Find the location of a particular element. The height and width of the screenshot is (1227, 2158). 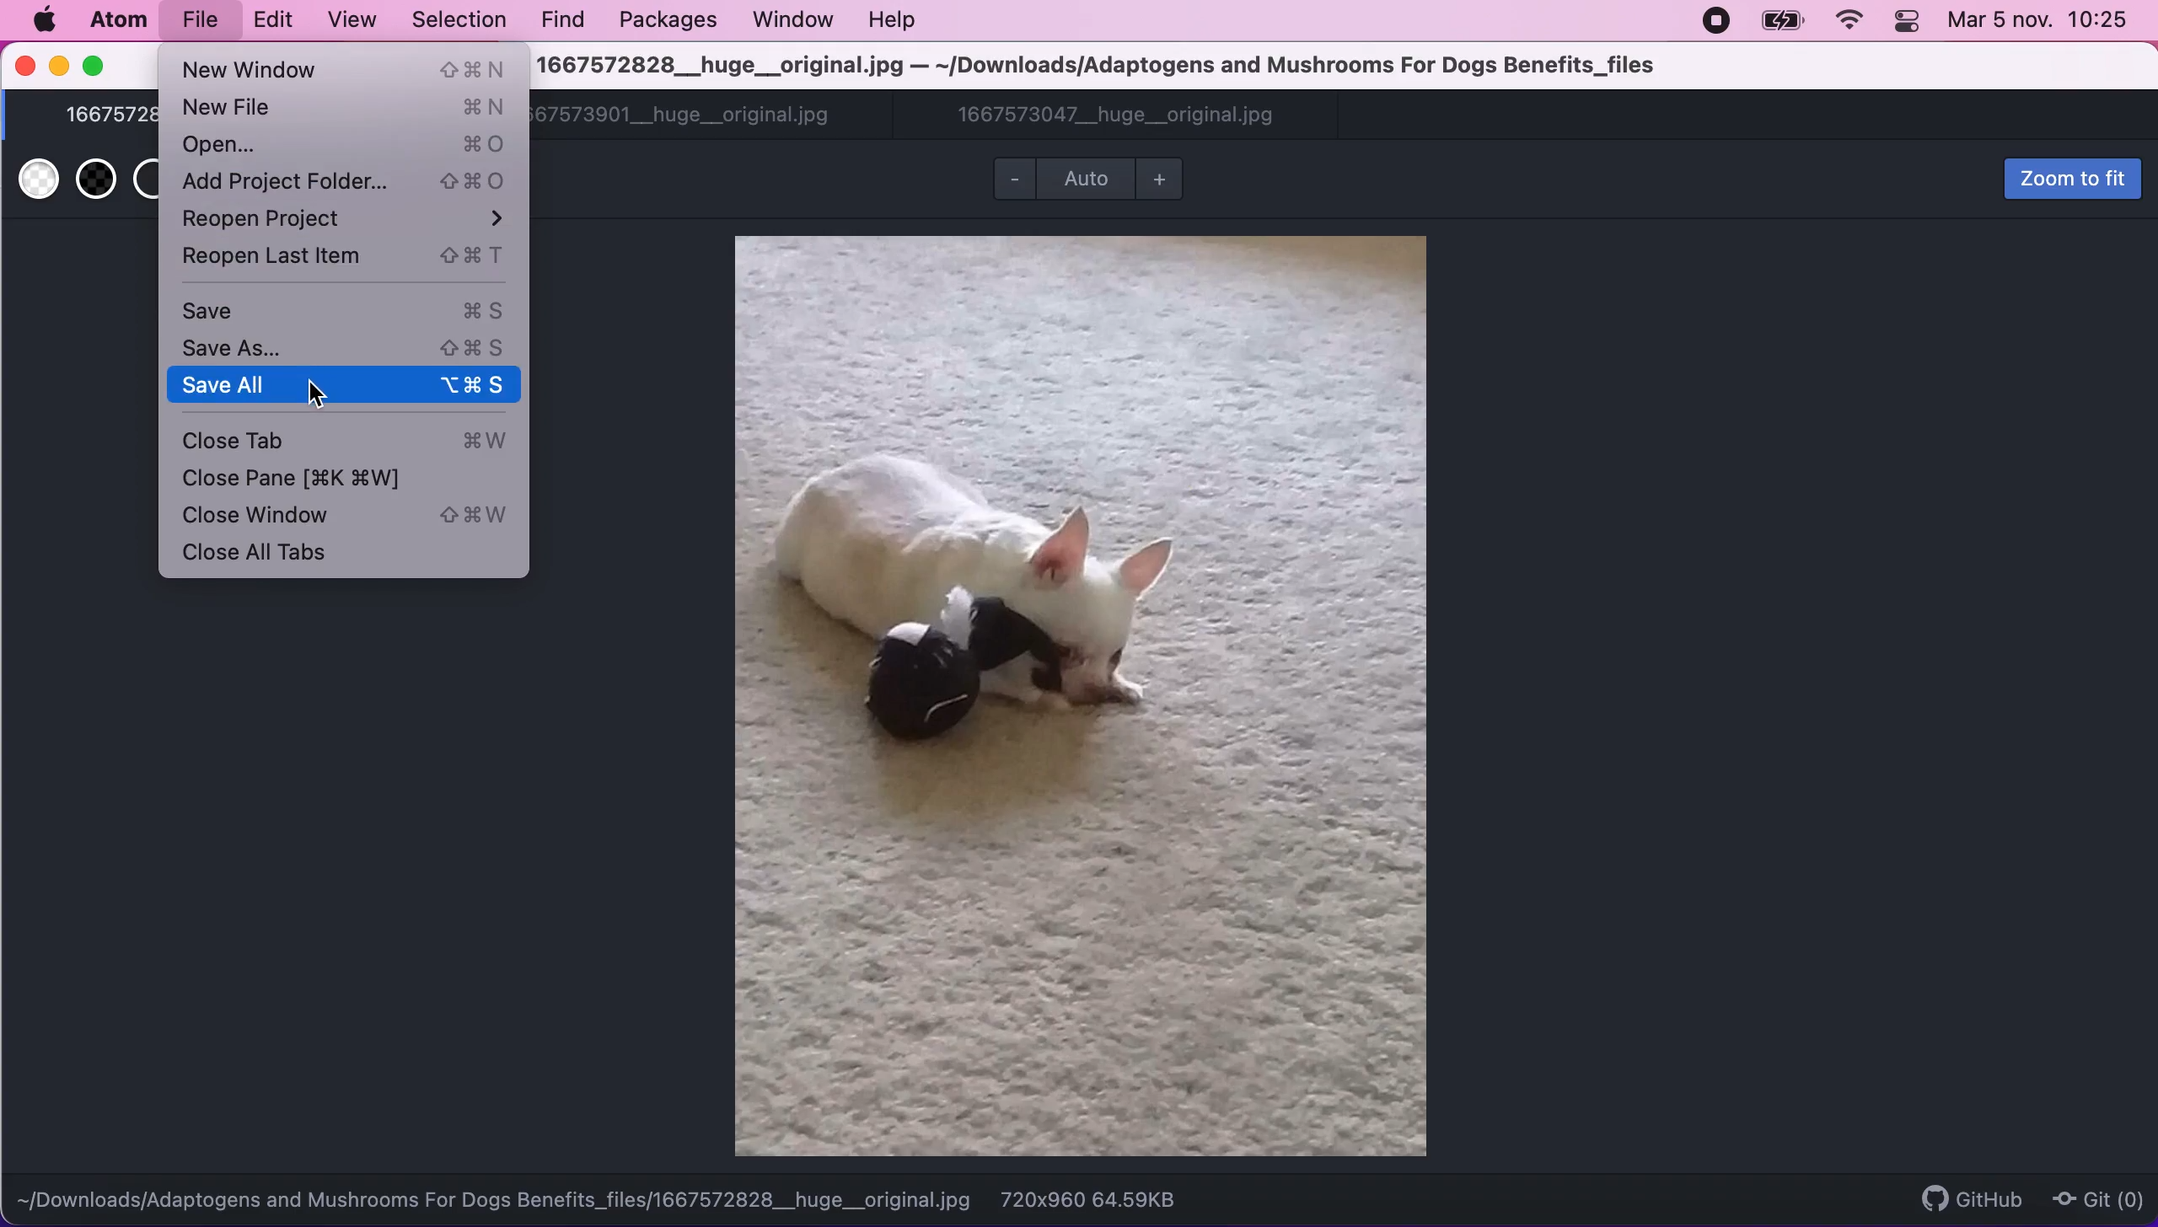

Git (0) is located at coordinates (2096, 1198).